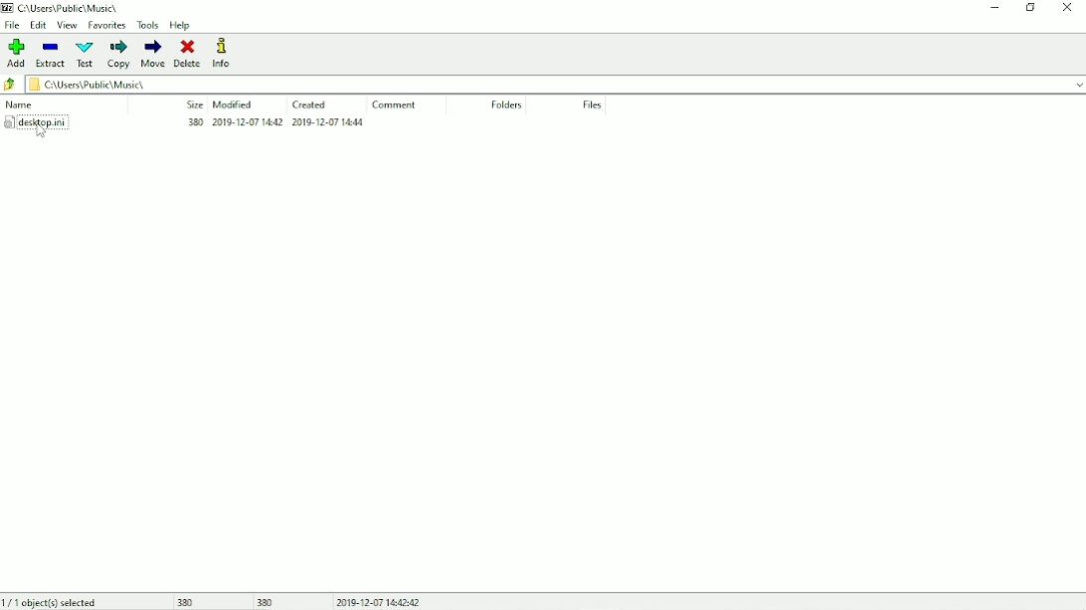 The width and height of the screenshot is (1086, 610). I want to click on Info, so click(221, 53).